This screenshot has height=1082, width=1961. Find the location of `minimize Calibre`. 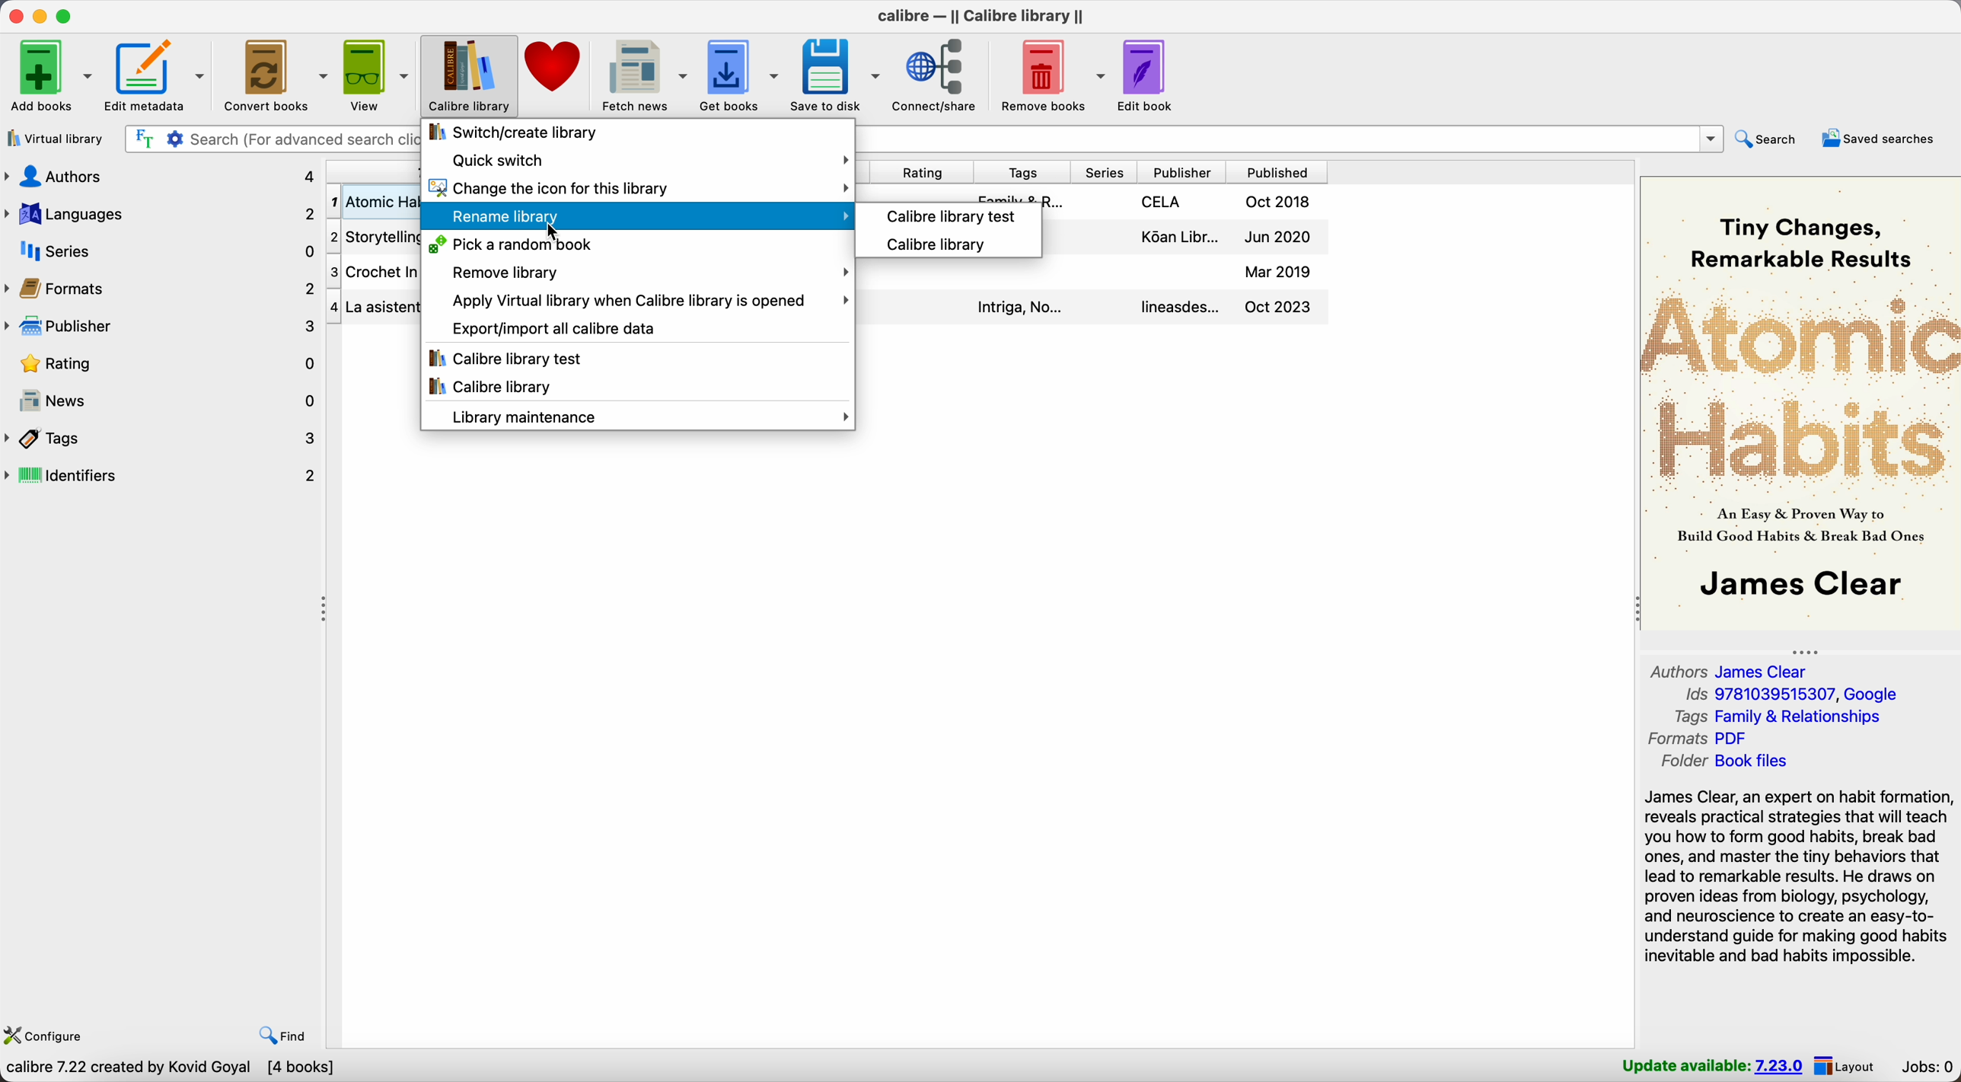

minimize Calibre is located at coordinates (40, 17).